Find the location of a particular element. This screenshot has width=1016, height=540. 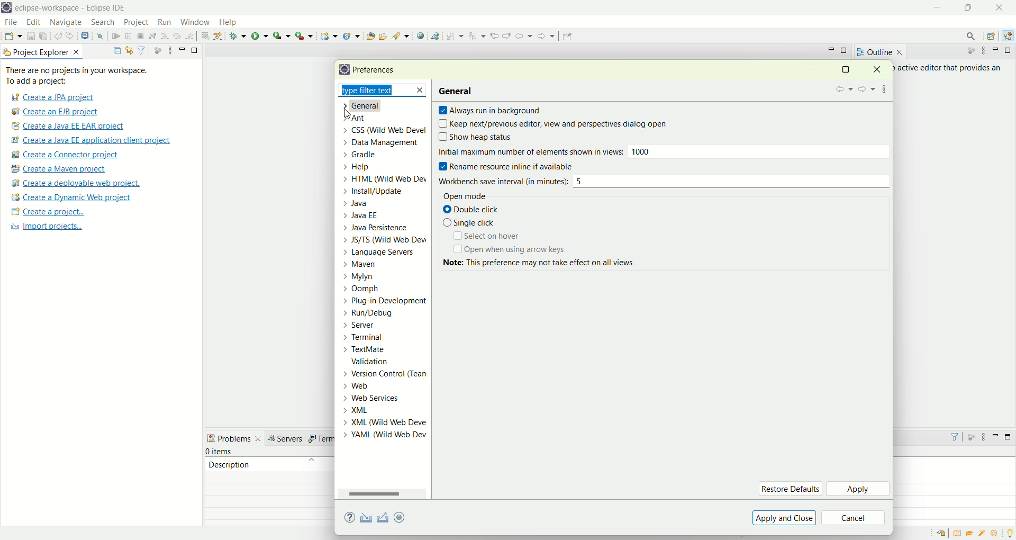

maximize is located at coordinates (1010, 437).